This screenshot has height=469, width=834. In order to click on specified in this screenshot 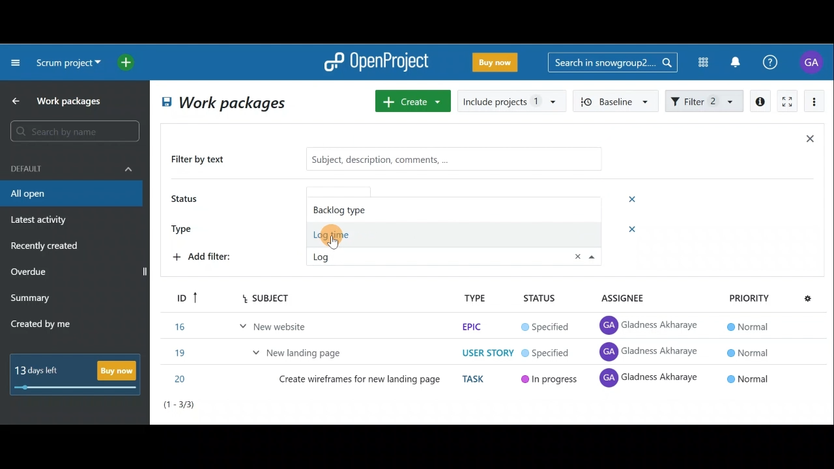, I will do `click(545, 328)`.